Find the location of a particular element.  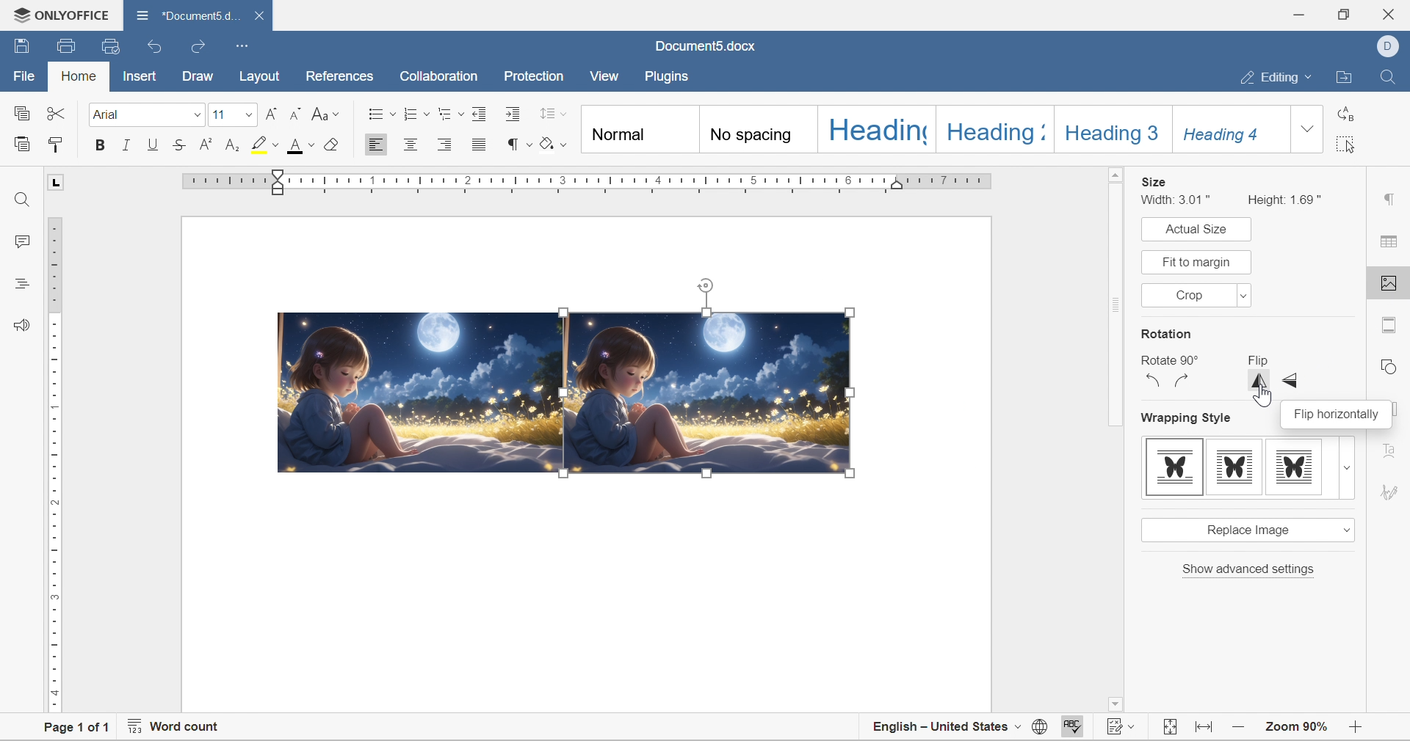

ruler is located at coordinates (591, 183).